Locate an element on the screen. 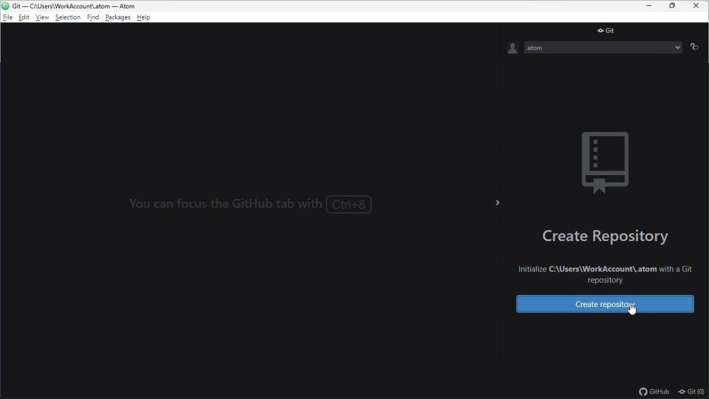 The width and height of the screenshot is (709, 399). > is located at coordinates (498, 204).